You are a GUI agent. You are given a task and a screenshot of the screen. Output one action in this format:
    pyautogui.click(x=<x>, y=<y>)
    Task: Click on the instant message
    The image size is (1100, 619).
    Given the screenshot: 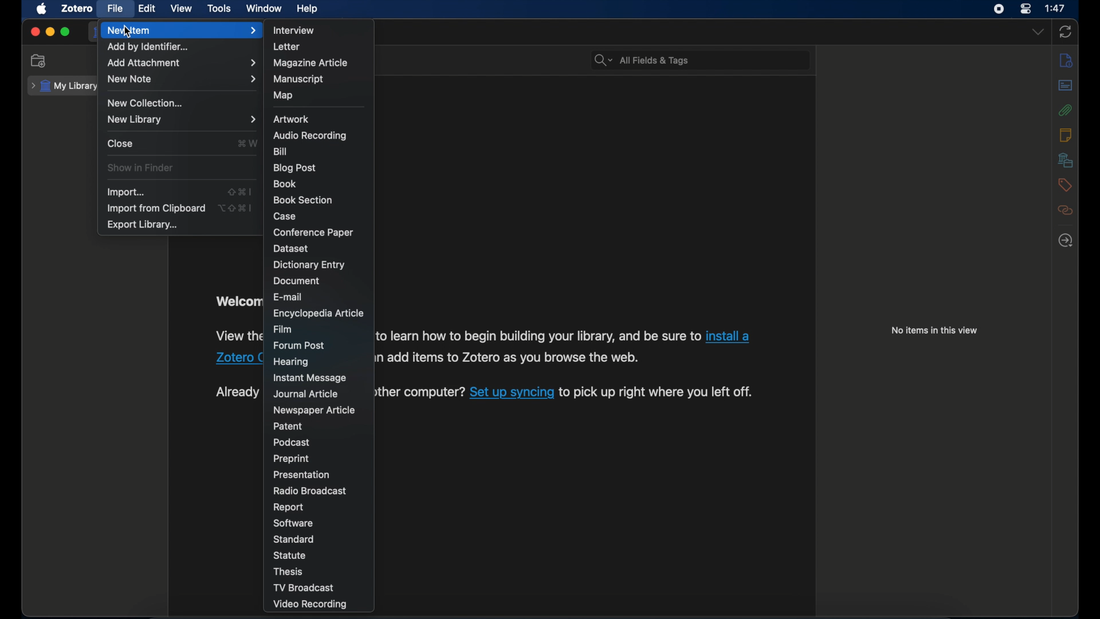 What is the action you would take?
    pyautogui.click(x=309, y=379)
    